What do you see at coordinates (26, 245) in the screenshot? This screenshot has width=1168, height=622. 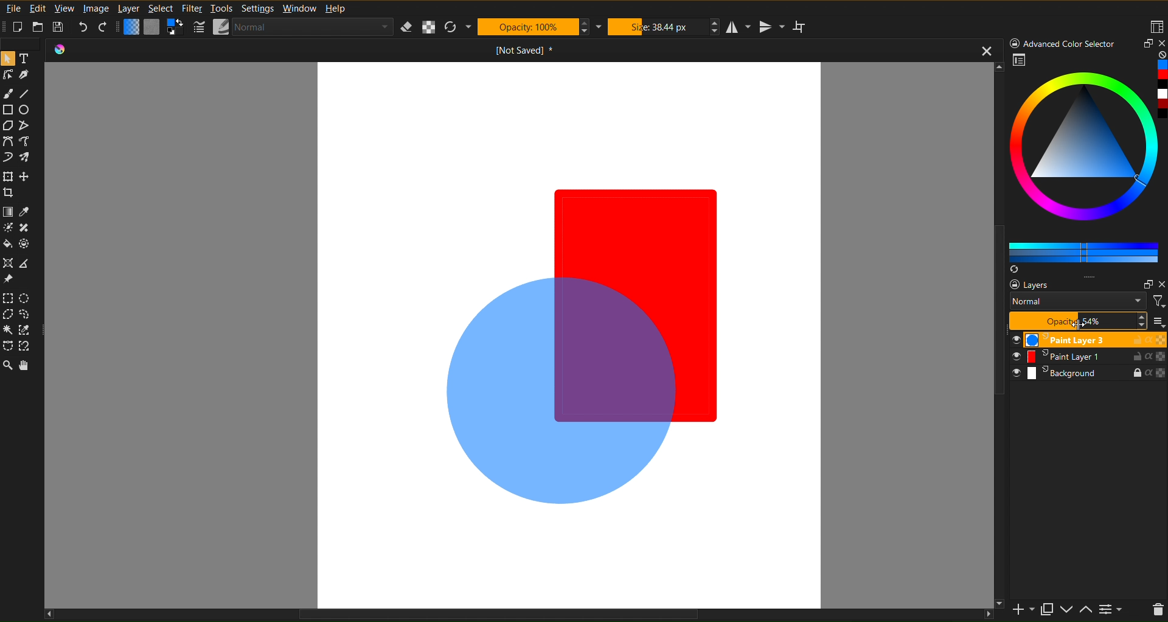 I see `Color` at bounding box center [26, 245].